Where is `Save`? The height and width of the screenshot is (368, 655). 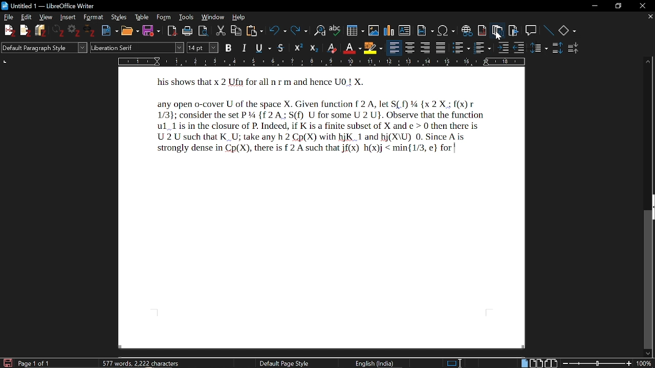 Save is located at coordinates (7, 362).